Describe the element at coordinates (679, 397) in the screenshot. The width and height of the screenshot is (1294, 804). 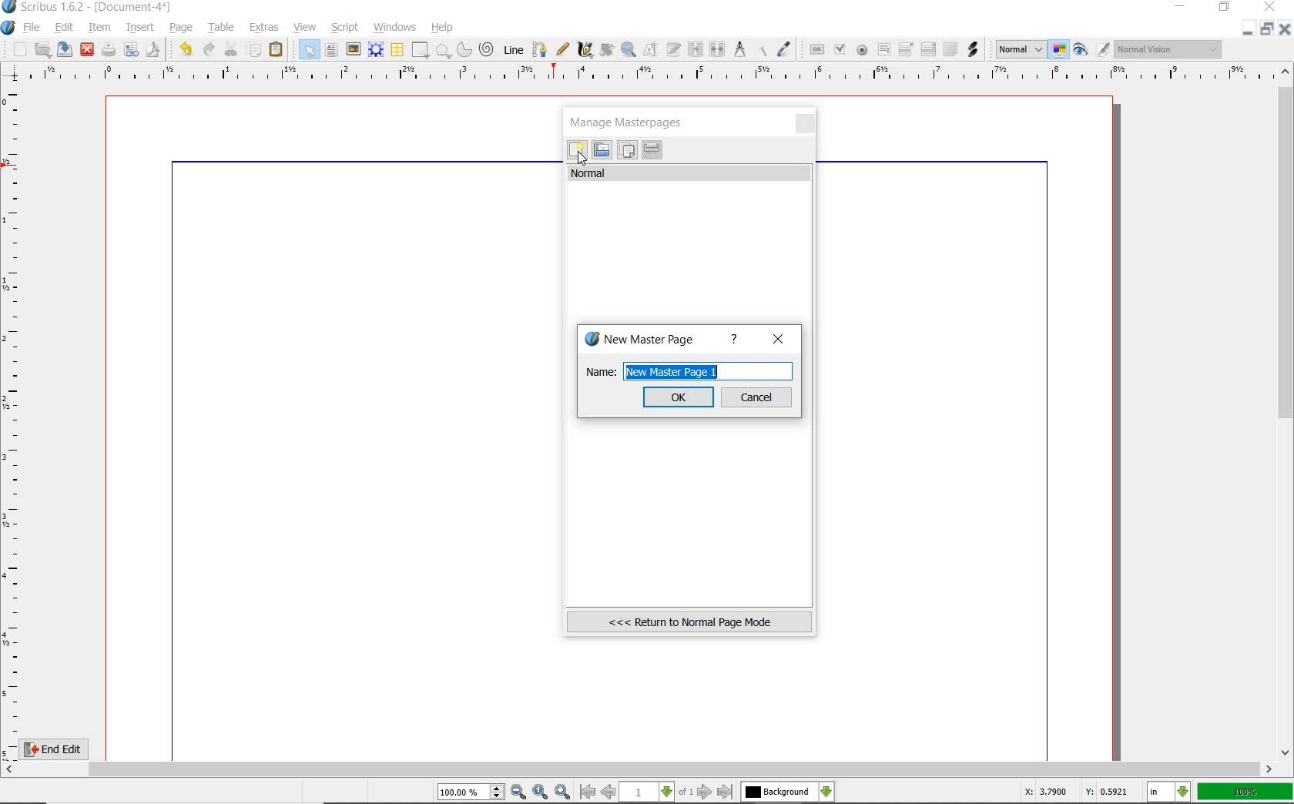
I see `ok` at that location.